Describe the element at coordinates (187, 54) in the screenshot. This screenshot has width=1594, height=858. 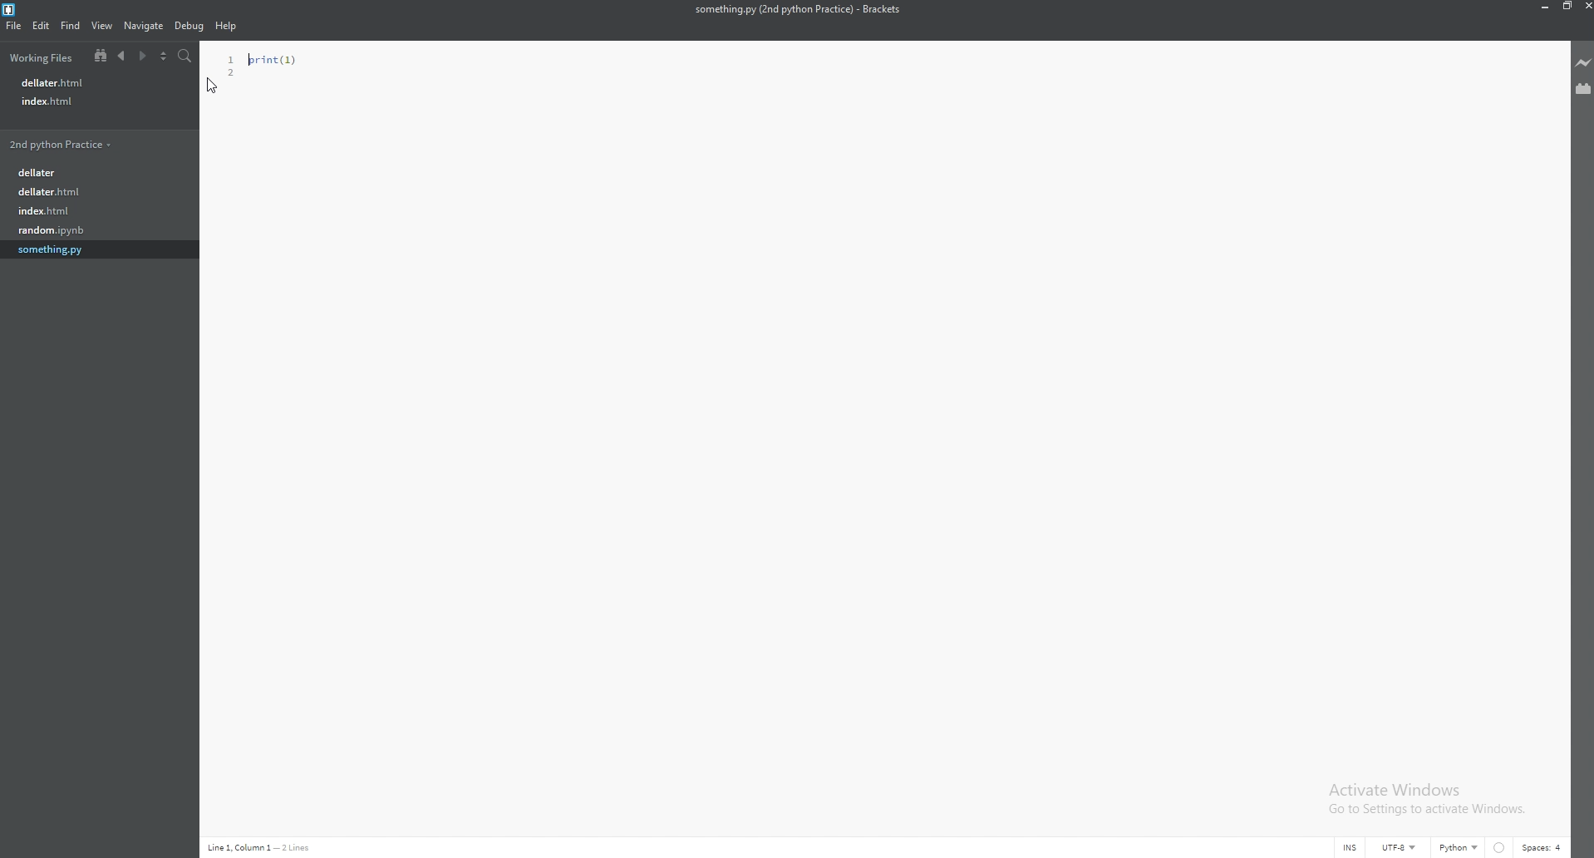
I see `Search` at that location.